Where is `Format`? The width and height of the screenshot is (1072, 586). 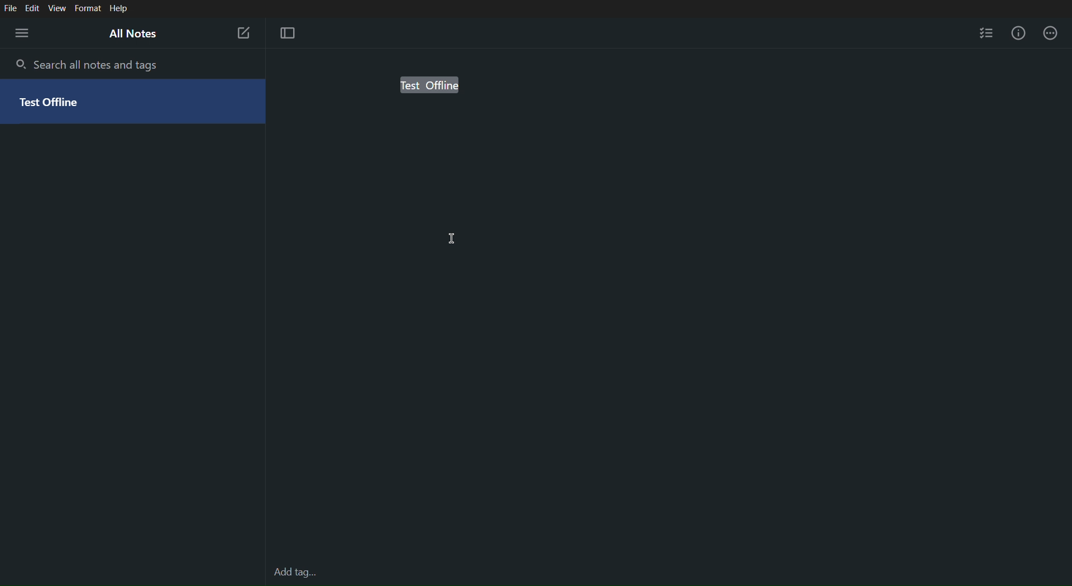 Format is located at coordinates (88, 7).